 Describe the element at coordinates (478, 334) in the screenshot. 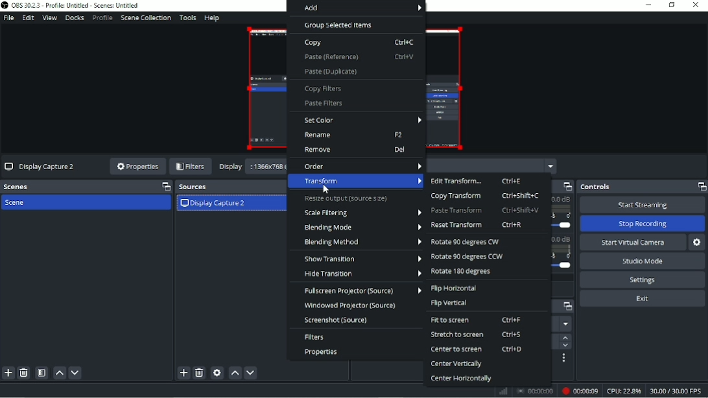

I see `Stretch to screen` at that location.